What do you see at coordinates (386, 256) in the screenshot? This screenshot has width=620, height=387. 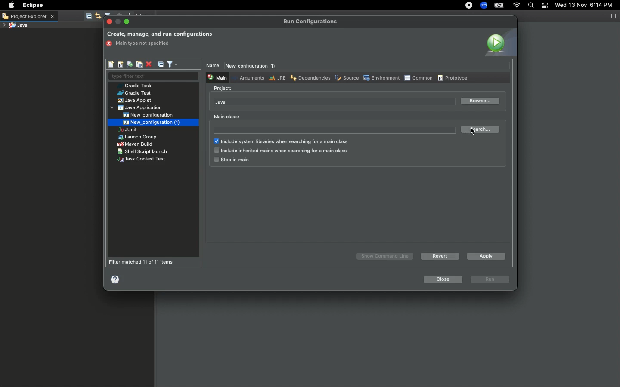 I see `Show Command Line` at bounding box center [386, 256].